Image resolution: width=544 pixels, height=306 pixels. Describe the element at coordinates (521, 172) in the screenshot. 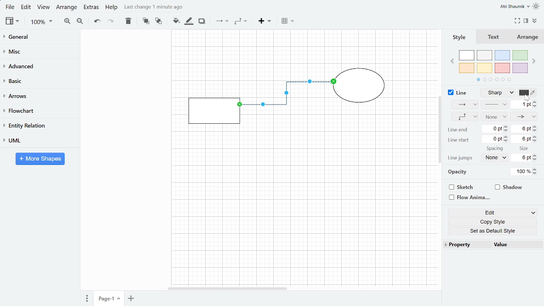

I see `Current opacity` at that location.